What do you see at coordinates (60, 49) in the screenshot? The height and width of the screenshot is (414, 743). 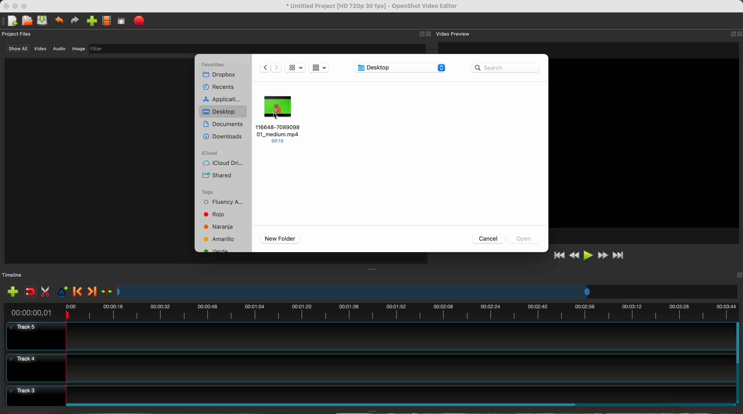 I see `audio` at bounding box center [60, 49].